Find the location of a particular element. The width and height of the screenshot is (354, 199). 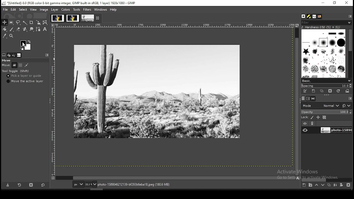

patterns is located at coordinates (309, 16).